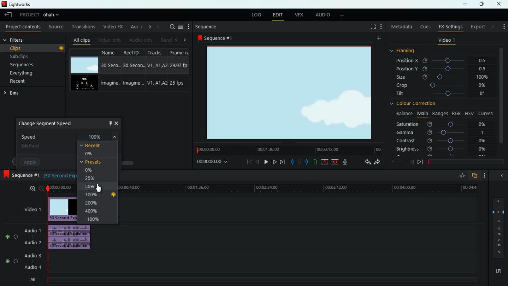 The image size is (508, 286). I want to click on recent, so click(97, 145).